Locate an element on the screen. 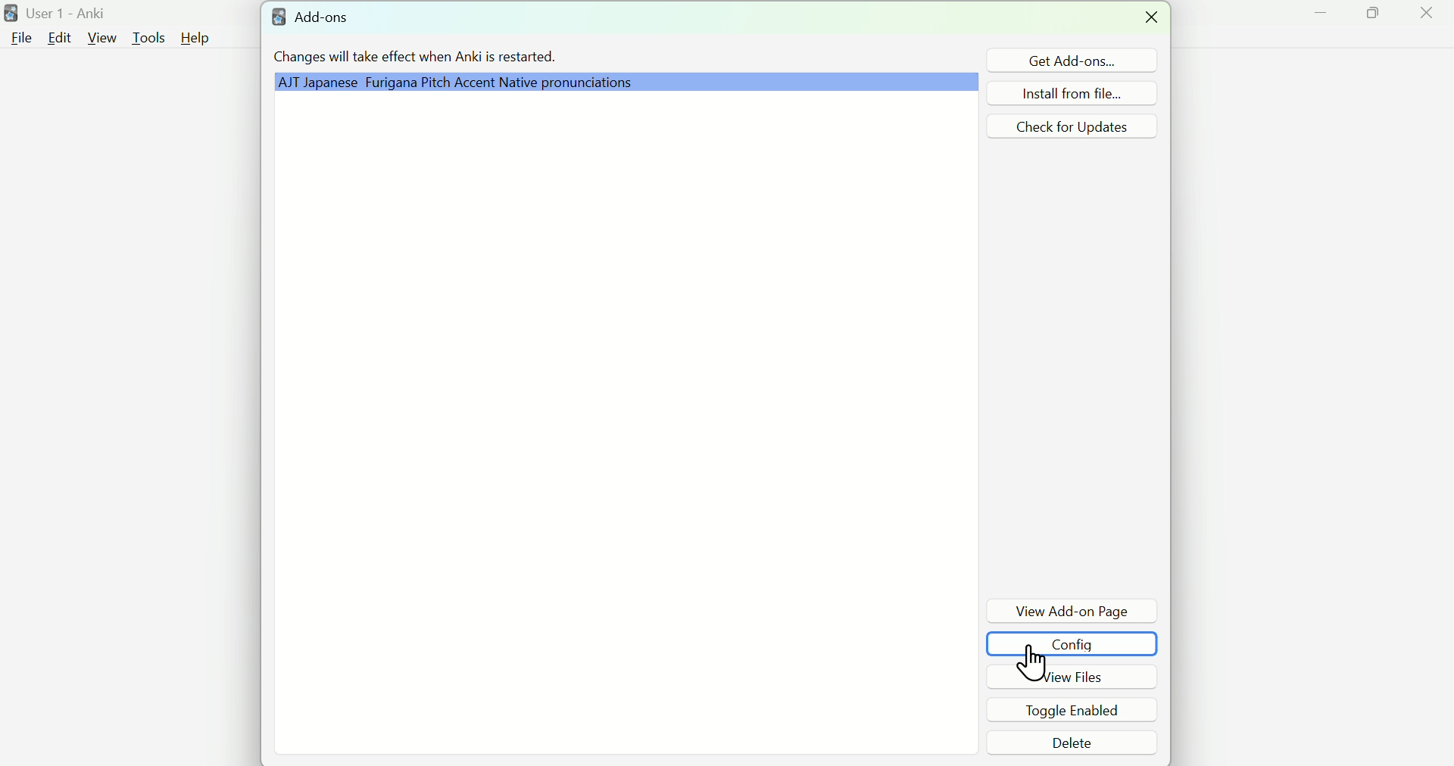  Close is located at coordinates (1429, 18).